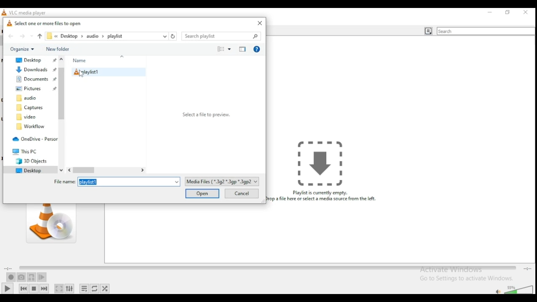 Image resolution: width=537 pixels, height=302 pixels. Describe the element at coordinates (222, 36) in the screenshot. I see `search bar` at that location.